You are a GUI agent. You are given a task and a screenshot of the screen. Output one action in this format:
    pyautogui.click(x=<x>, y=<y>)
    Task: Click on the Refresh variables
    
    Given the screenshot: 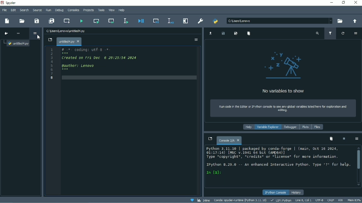 What is the action you would take?
    pyautogui.click(x=343, y=34)
    